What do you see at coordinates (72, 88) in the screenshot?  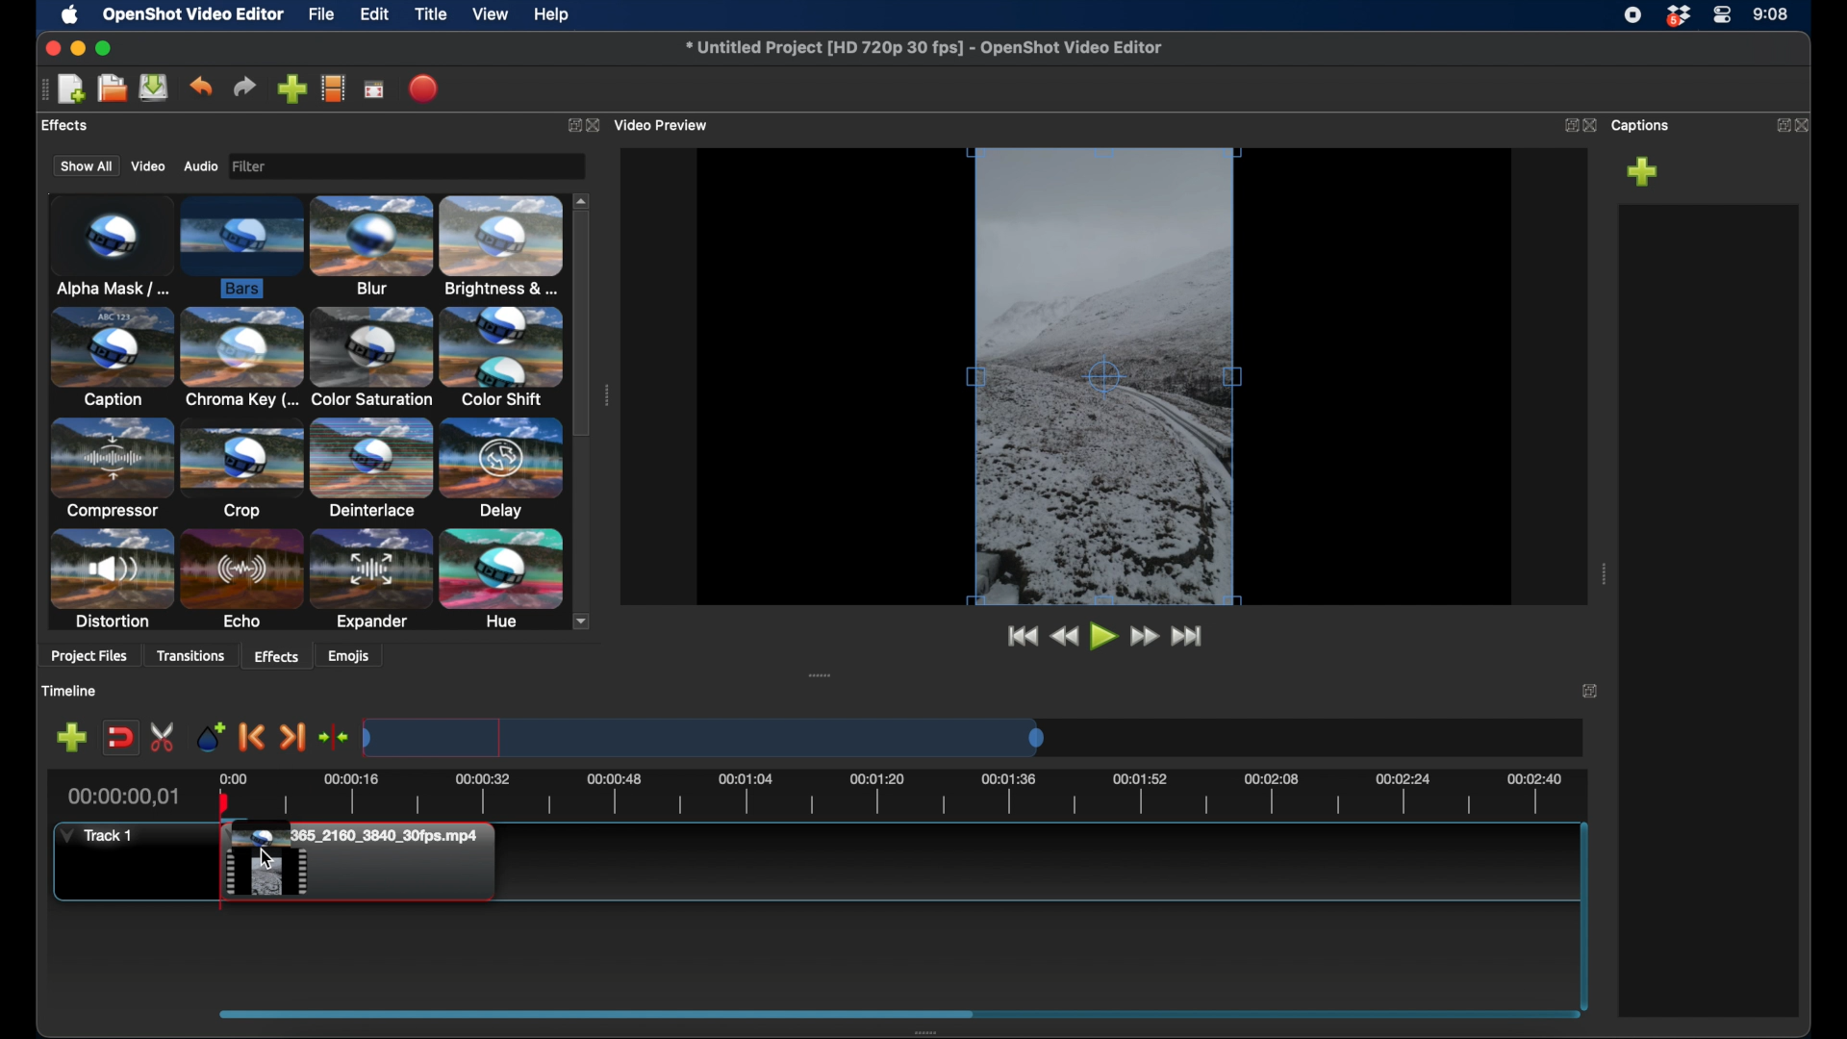 I see `new project` at bounding box center [72, 88].